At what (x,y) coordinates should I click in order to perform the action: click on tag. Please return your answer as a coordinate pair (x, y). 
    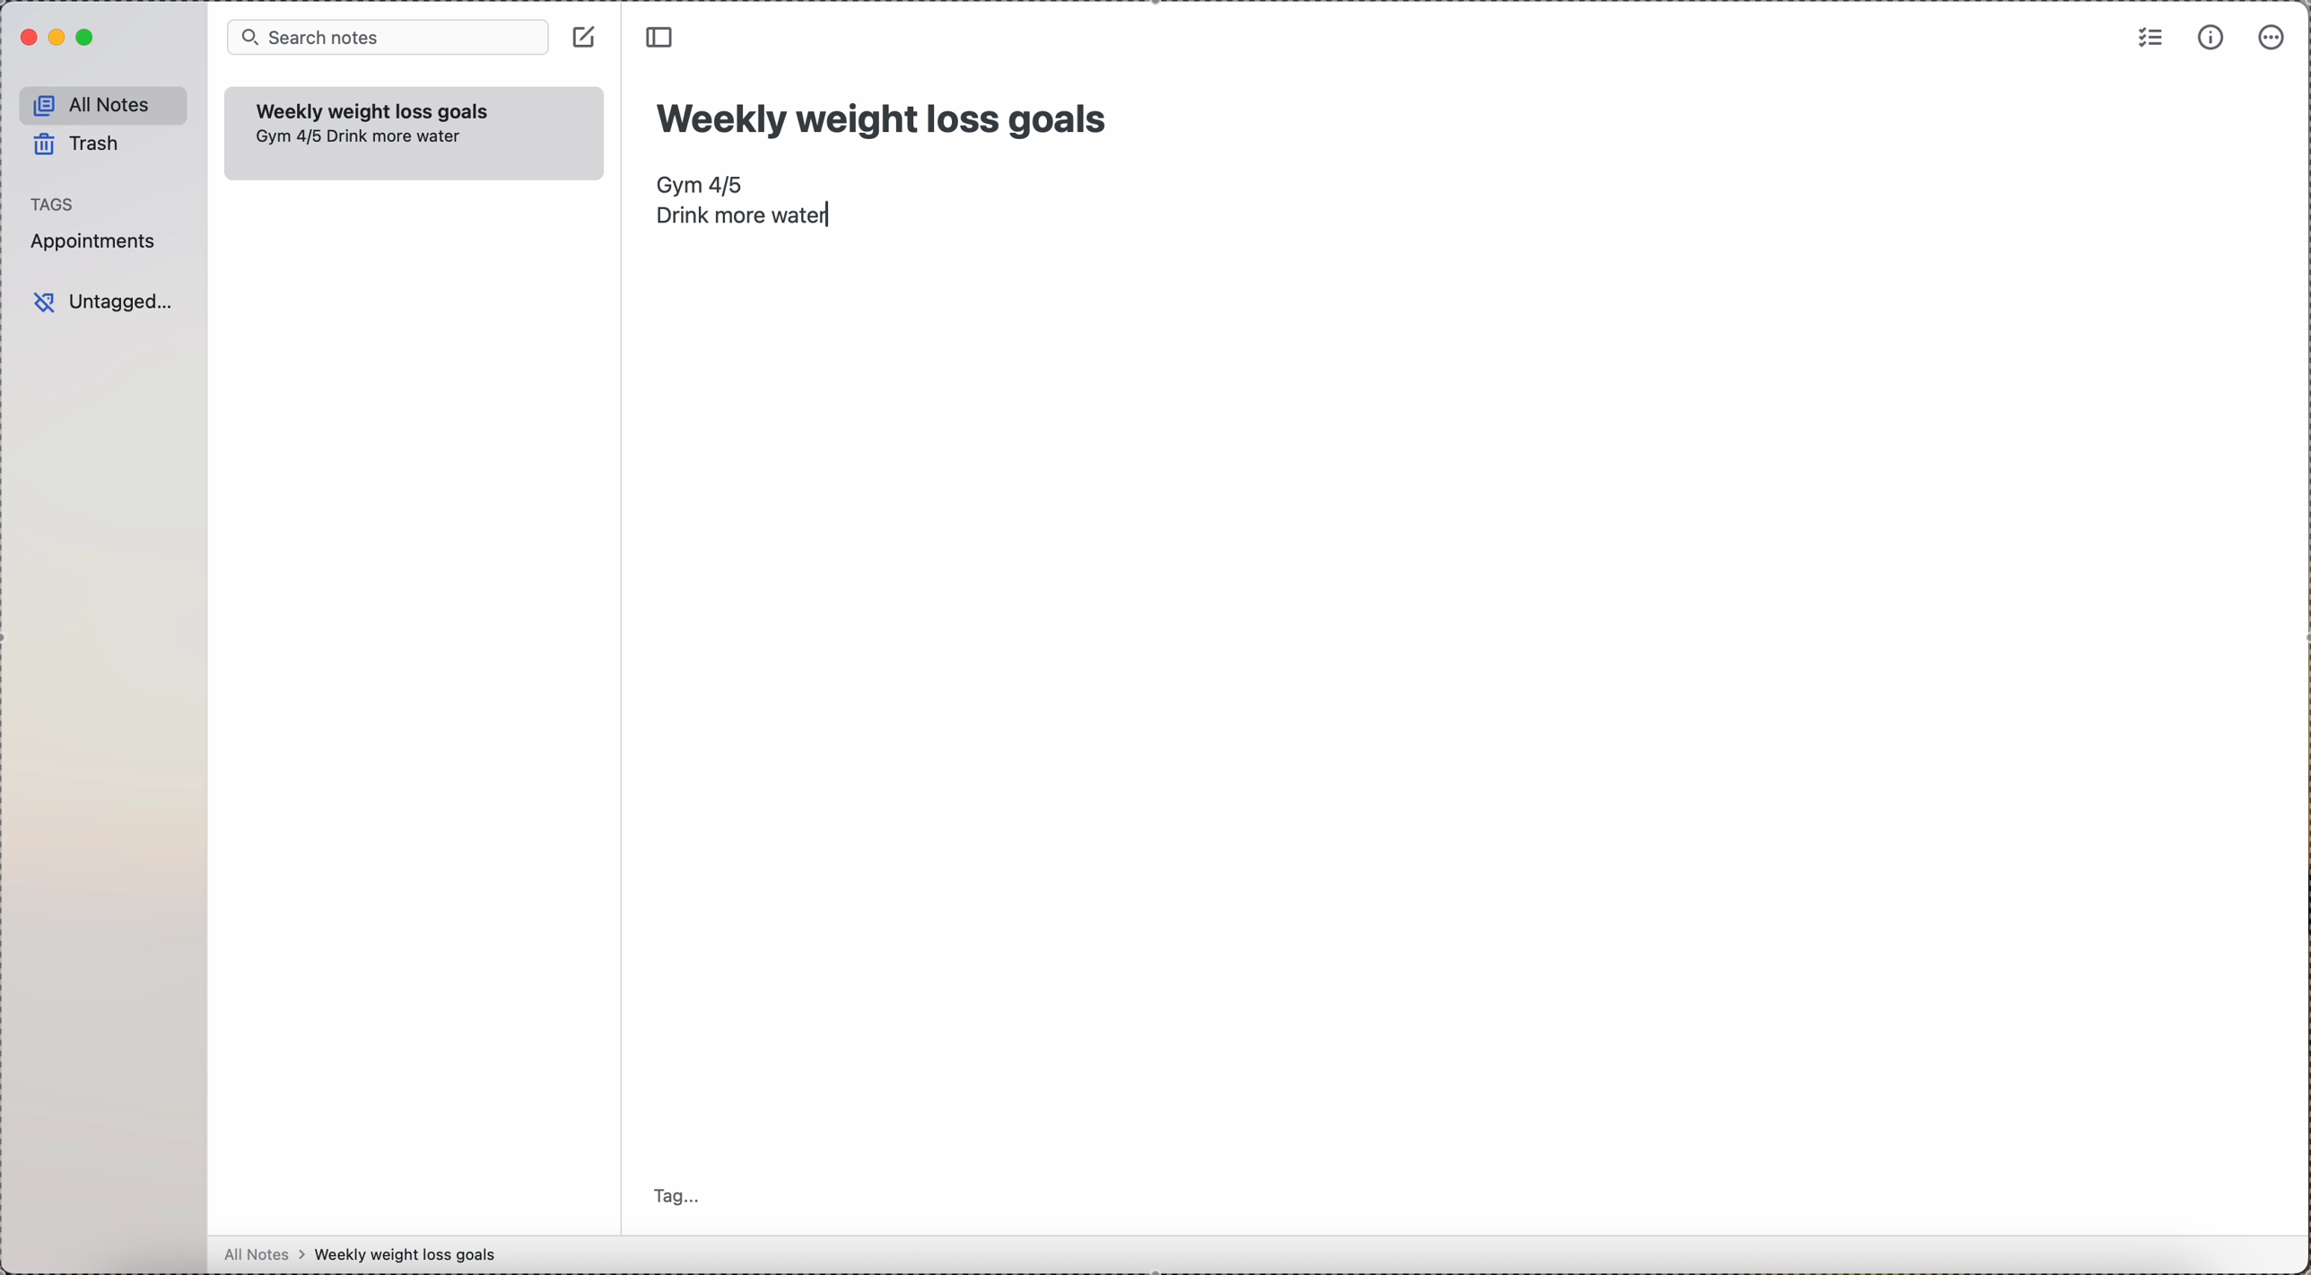
    Looking at the image, I should click on (683, 1193).